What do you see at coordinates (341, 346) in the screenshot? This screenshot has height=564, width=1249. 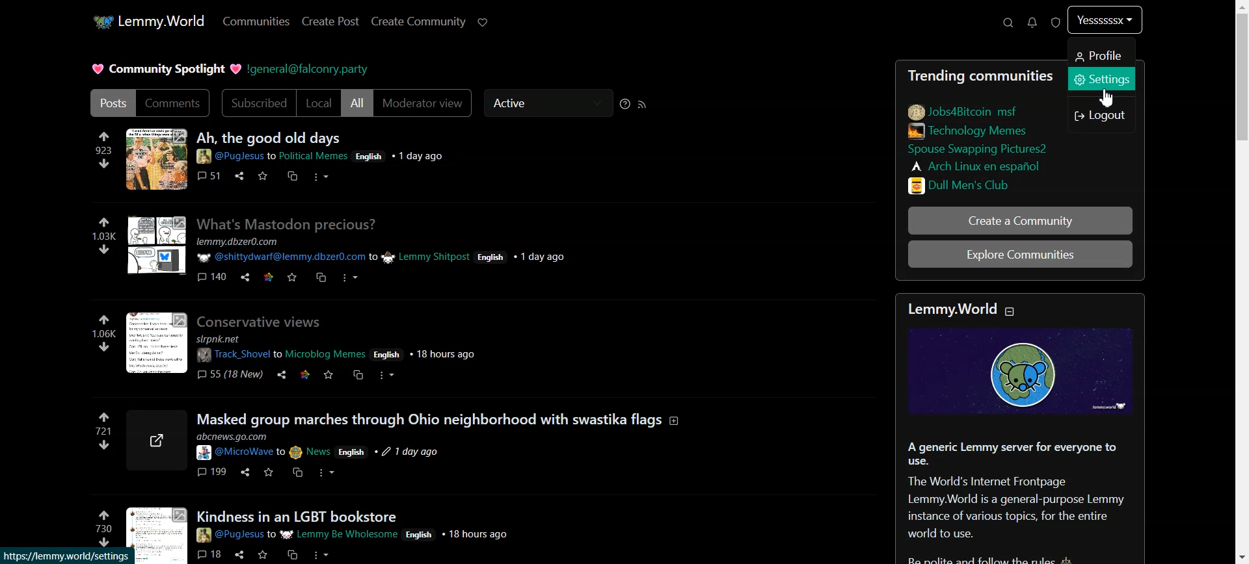 I see `post details` at bounding box center [341, 346].